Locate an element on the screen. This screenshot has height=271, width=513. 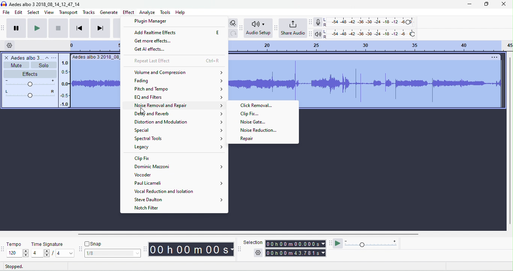
get AI effects is located at coordinates (155, 50).